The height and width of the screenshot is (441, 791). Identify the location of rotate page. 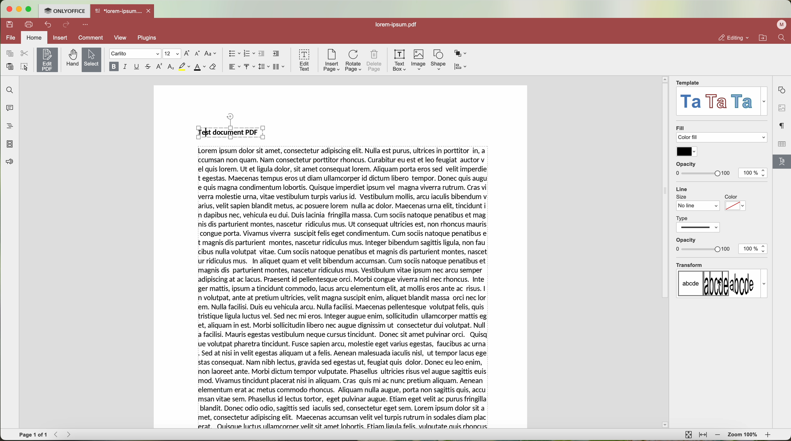
(354, 61).